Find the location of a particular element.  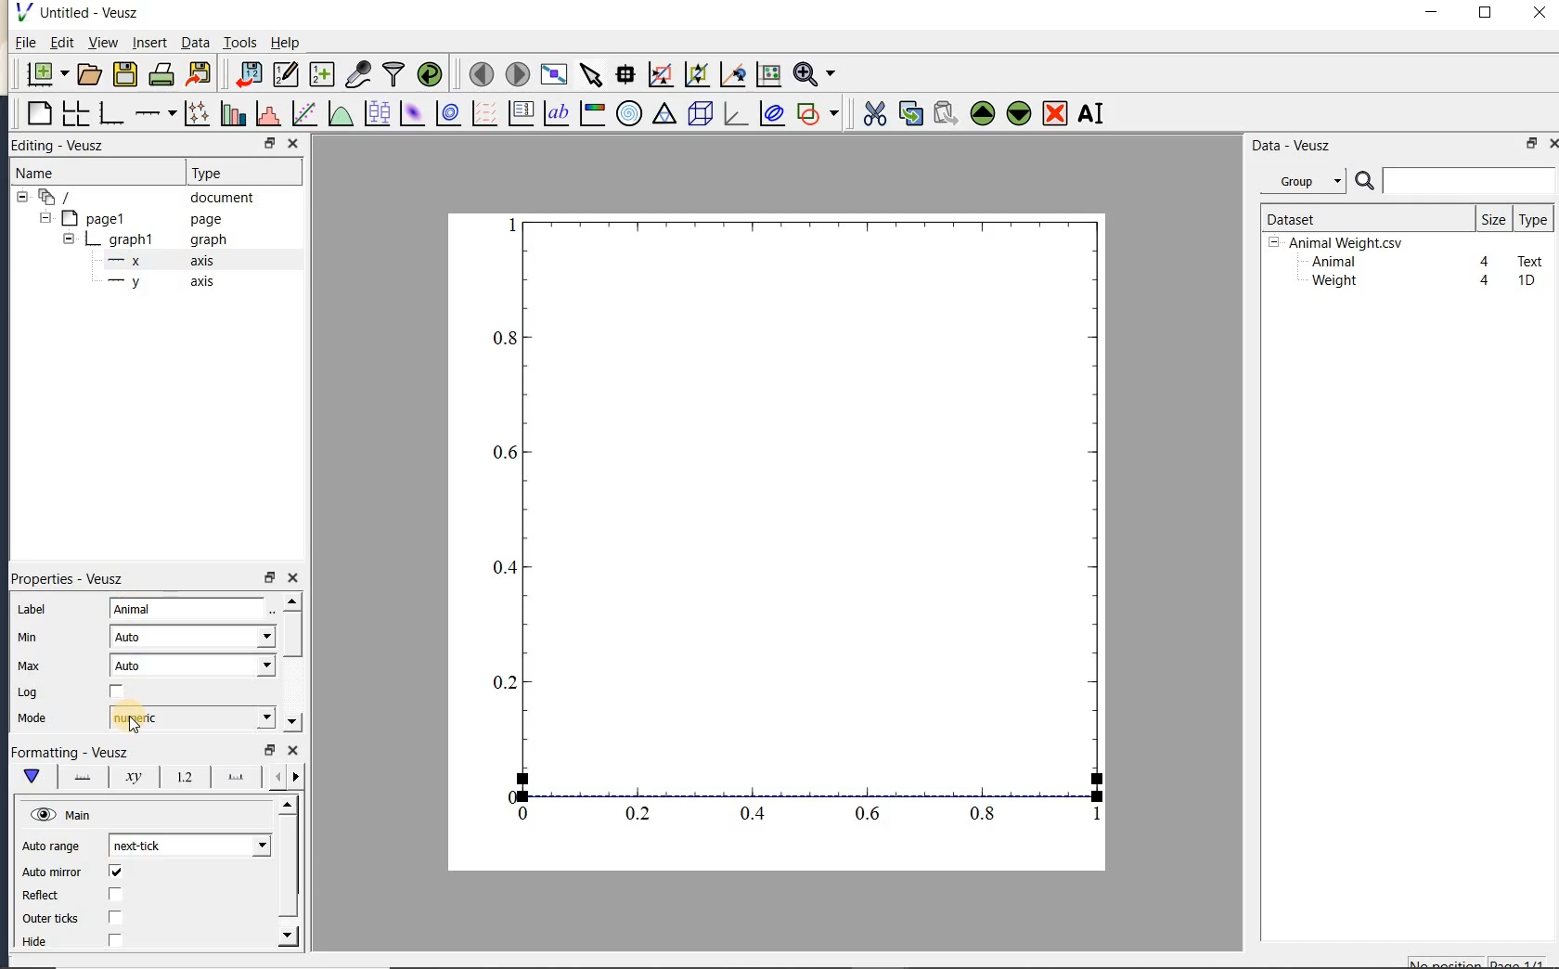

type is located at coordinates (1532, 219).